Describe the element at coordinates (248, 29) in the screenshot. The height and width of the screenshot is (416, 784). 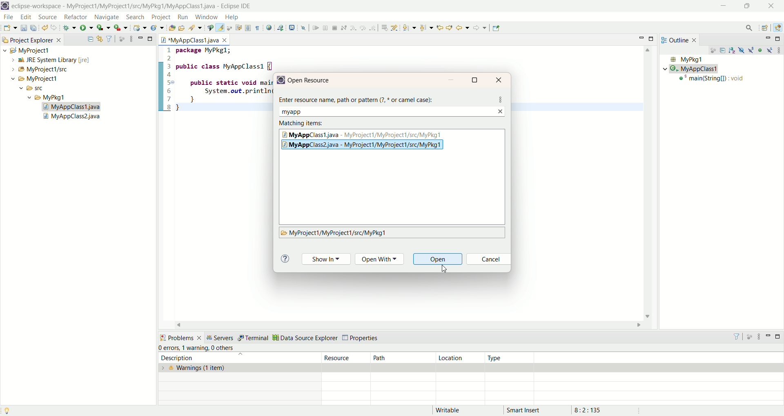
I see `toggle block selection mode` at that location.